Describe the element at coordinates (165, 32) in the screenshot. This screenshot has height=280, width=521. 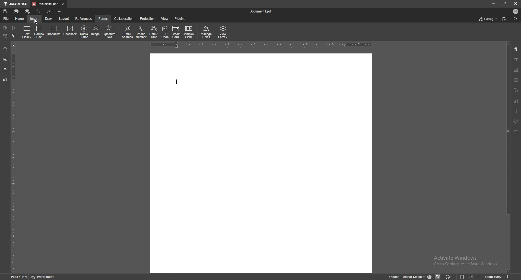
I see `zipcode` at that location.